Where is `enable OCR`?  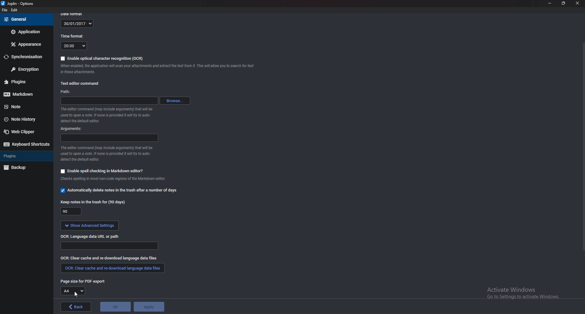
enable OCR is located at coordinates (103, 59).